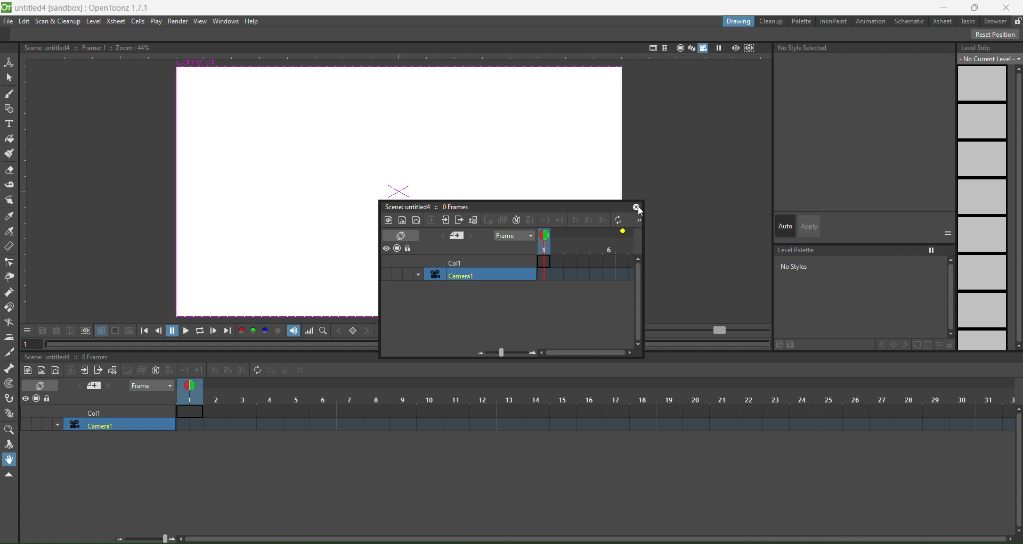 This screenshot has height=544, width=1023. I want to click on sub camera preview, so click(750, 48).